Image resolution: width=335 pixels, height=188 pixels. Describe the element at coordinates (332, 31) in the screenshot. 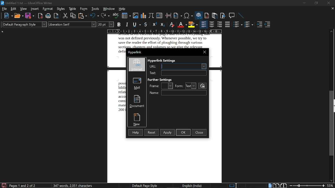

I see `move up` at that location.